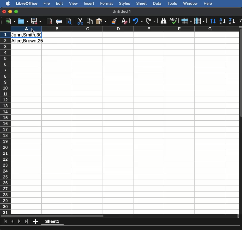  What do you see at coordinates (9, 3) in the screenshot?
I see `Apple logo` at bounding box center [9, 3].